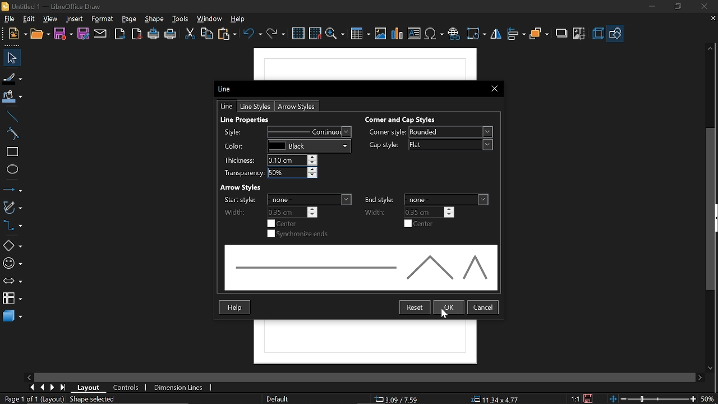 The width and height of the screenshot is (718, 404). What do you see at coordinates (449, 307) in the screenshot?
I see `Ok` at bounding box center [449, 307].